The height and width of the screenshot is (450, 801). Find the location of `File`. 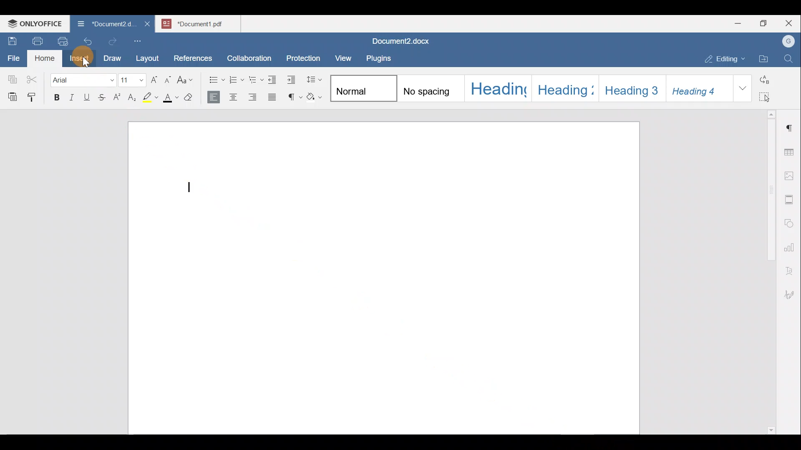

File is located at coordinates (14, 58).